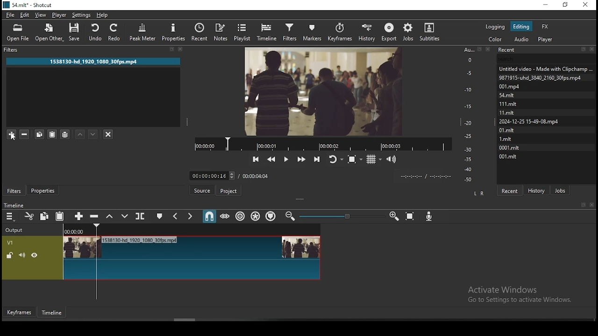 The image size is (598, 336). I want to click on zoom timeline out, so click(394, 217).